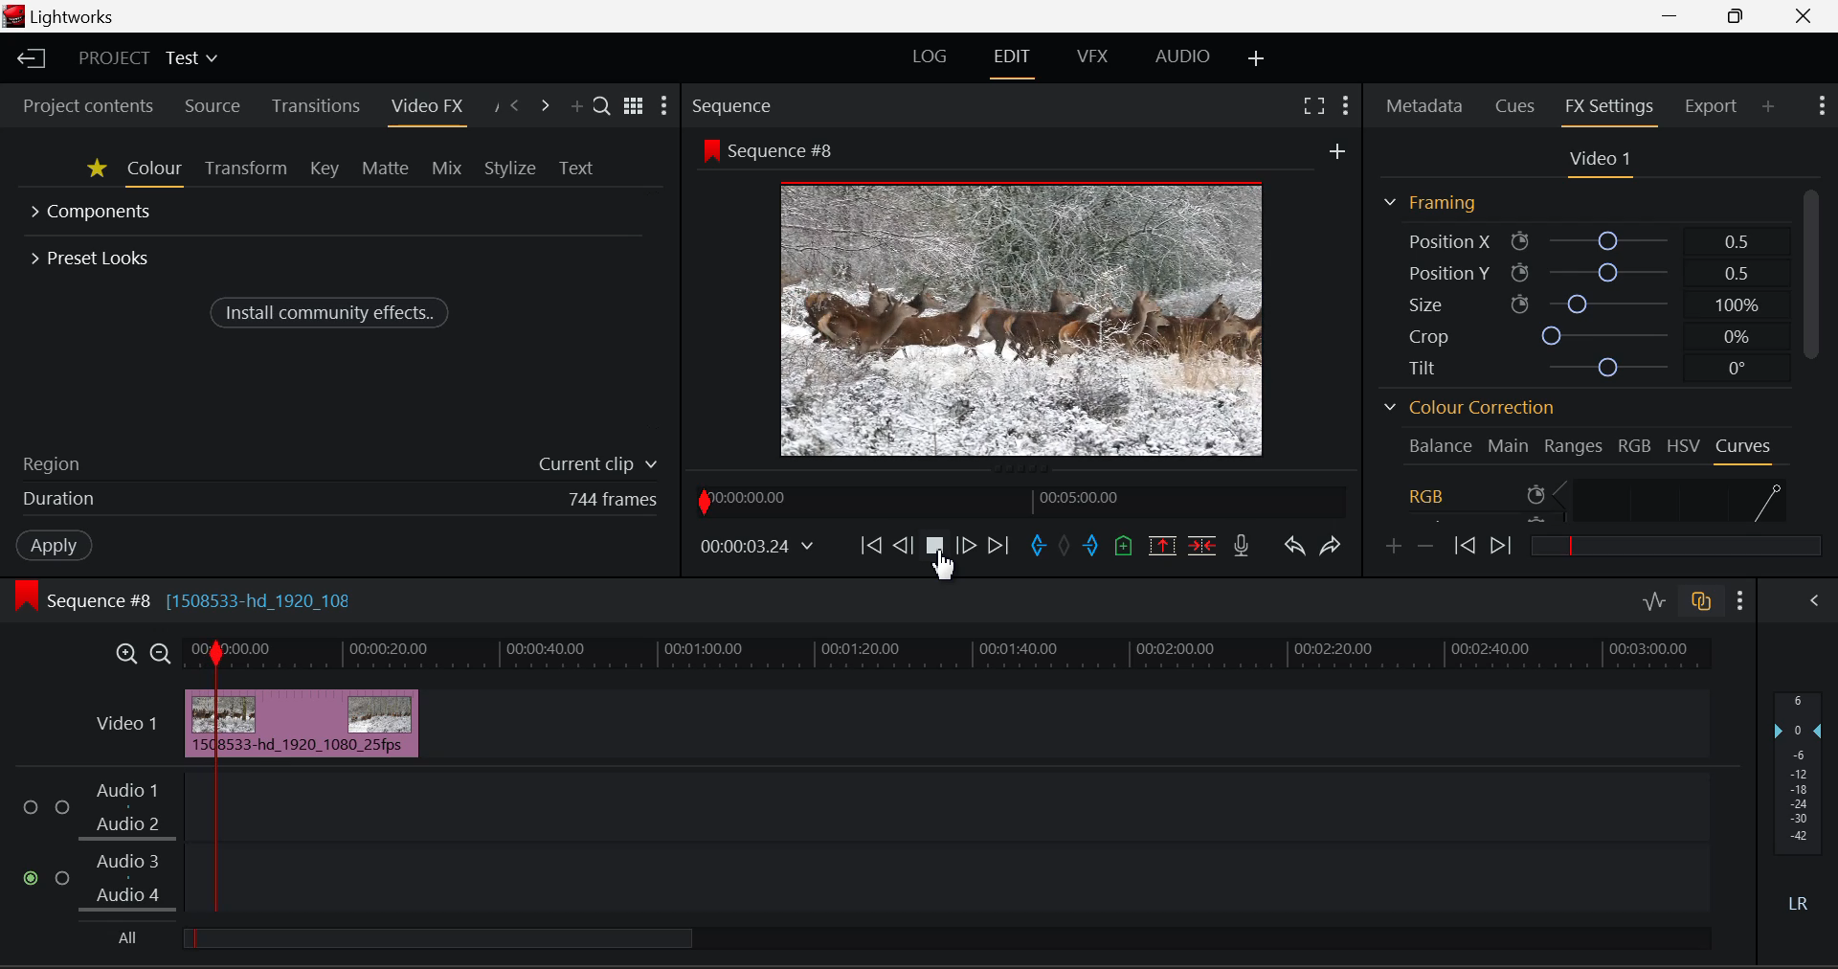  What do you see at coordinates (1635, 443) in the screenshot?
I see `RGB` at bounding box center [1635, 443].